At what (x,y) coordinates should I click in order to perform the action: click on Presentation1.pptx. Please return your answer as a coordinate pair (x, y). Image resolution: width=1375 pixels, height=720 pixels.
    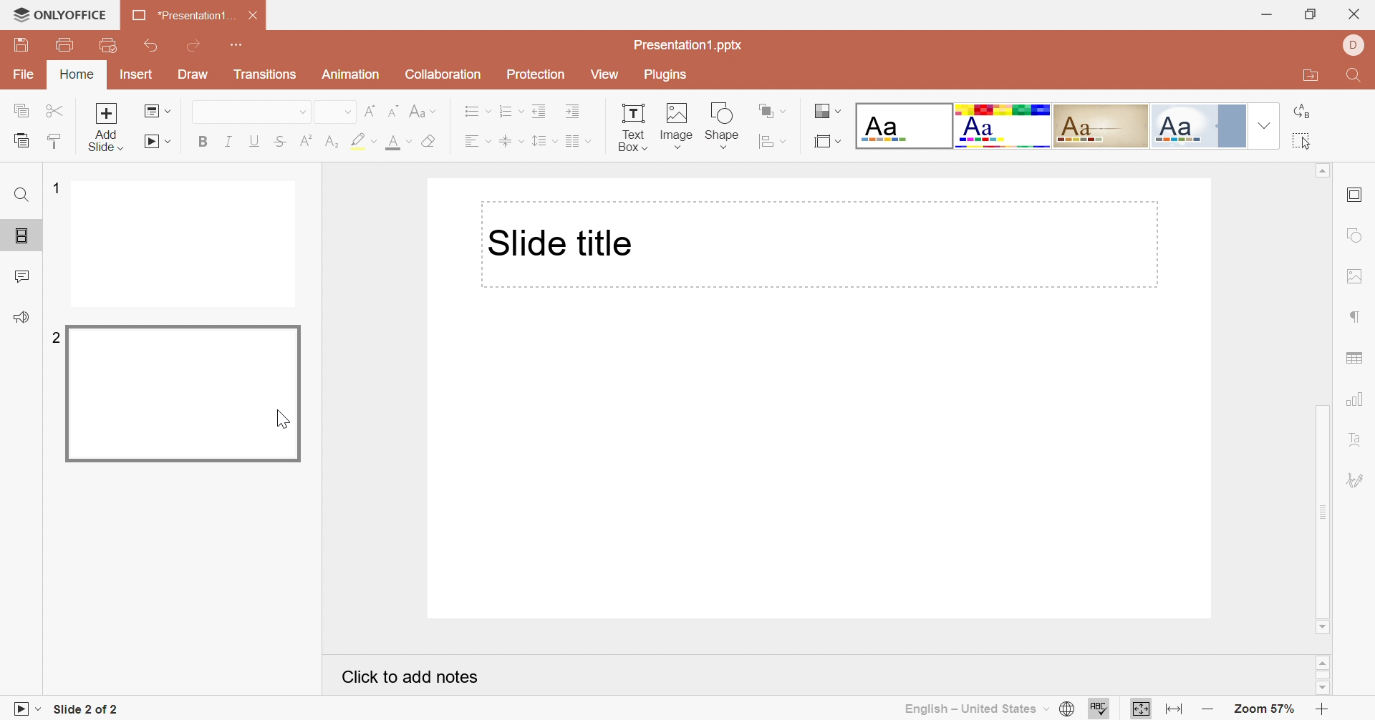
    Looking at the image, I should click on (690, 45).